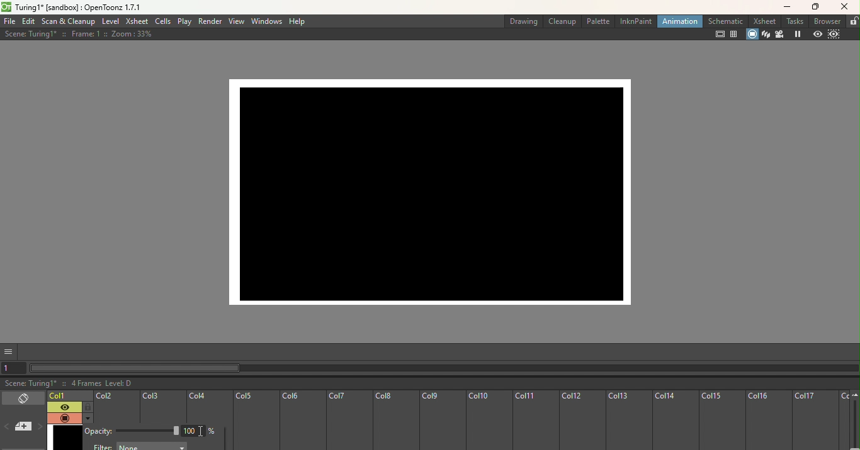  I want to click on Cleanup, so click(562, 21).